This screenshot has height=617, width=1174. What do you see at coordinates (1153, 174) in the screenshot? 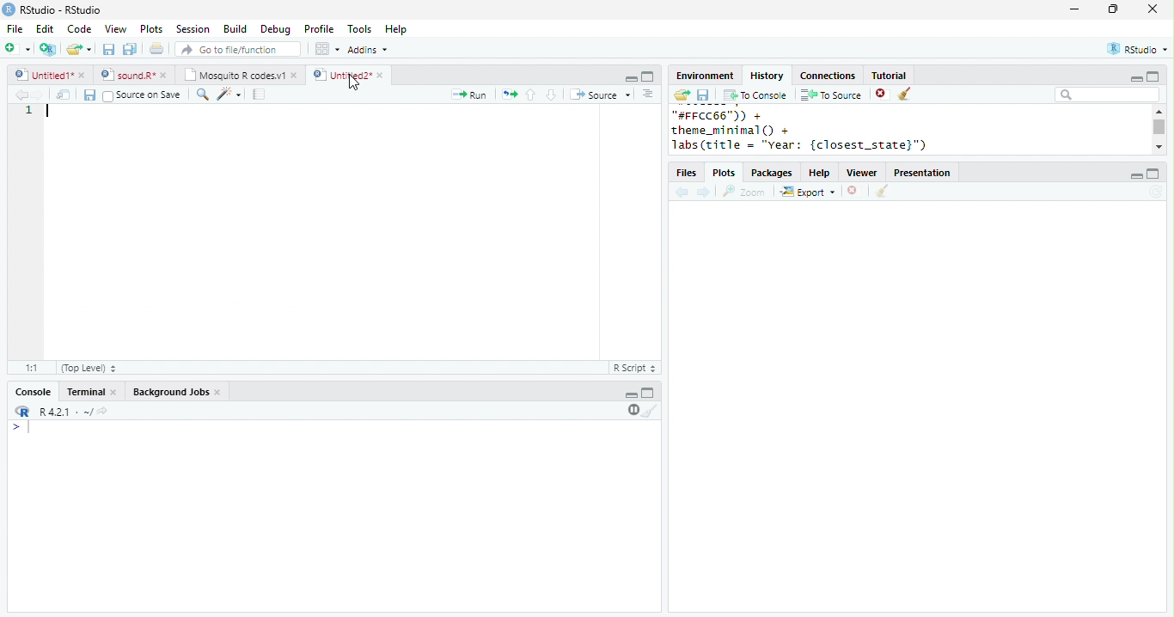
I see `maximize` at bounding box center [1153, 174].